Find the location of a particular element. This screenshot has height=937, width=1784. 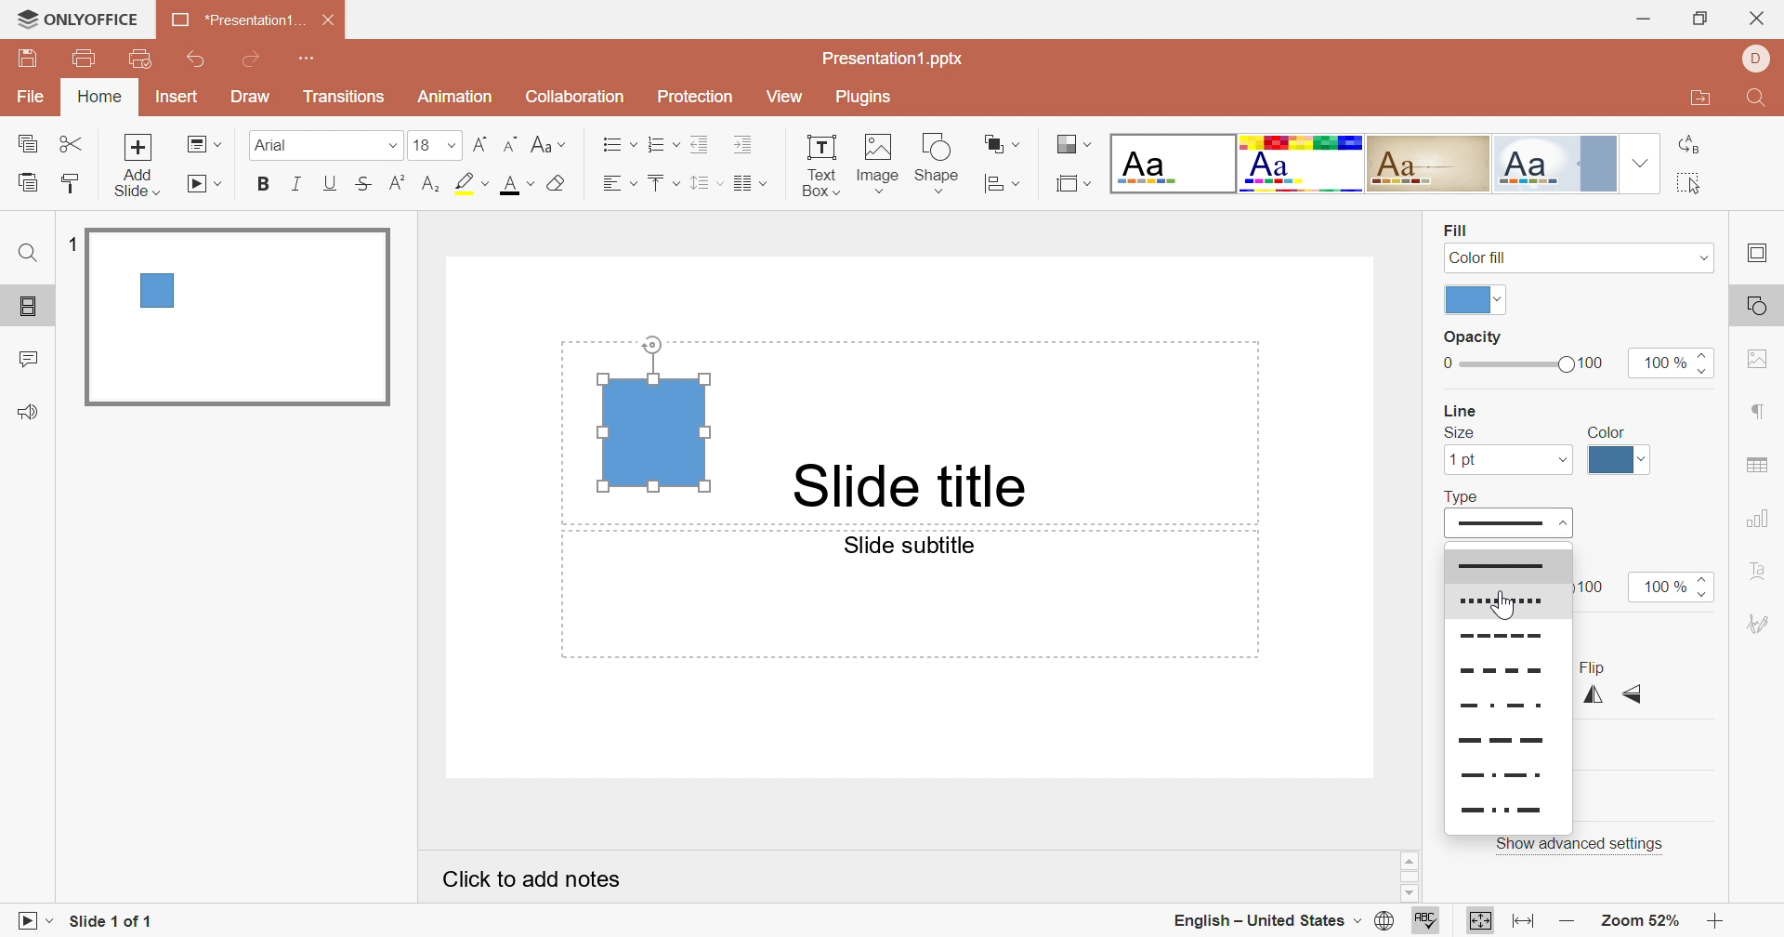

Highlight color is located at coordinates (469, 185).